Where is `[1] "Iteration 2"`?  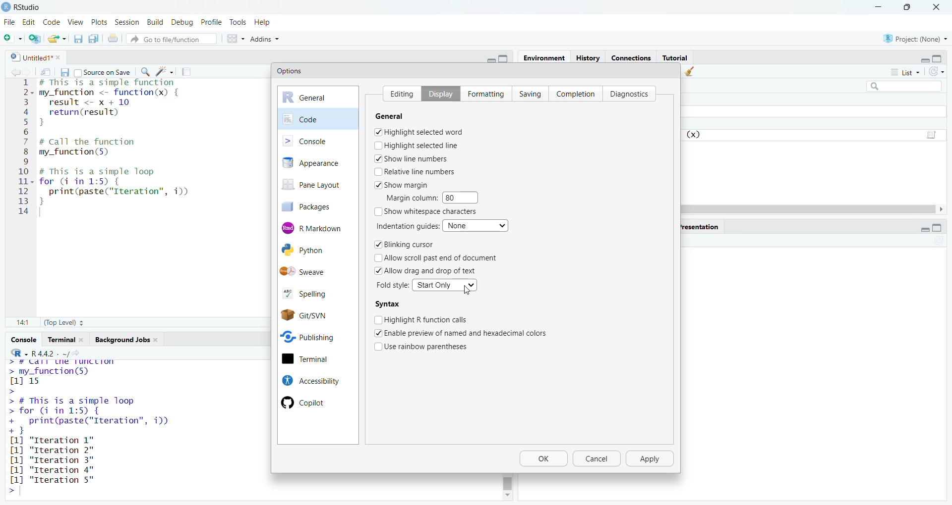 [1] "Iteration 2" is located at coordinates (54, 450).